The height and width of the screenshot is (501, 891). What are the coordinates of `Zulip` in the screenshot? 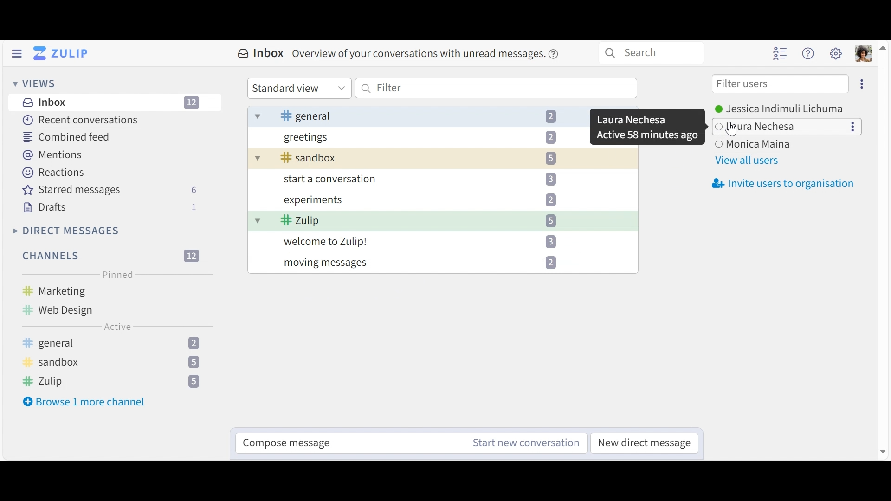 It's located at (109, 380).